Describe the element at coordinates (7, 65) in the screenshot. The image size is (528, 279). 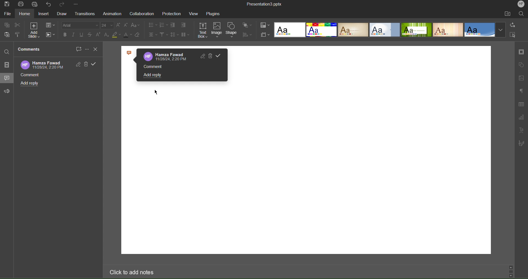
I see `Slides` at that location.